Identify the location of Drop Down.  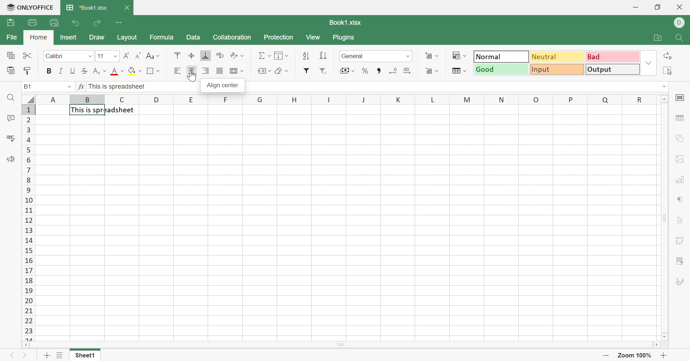
(269, 55).